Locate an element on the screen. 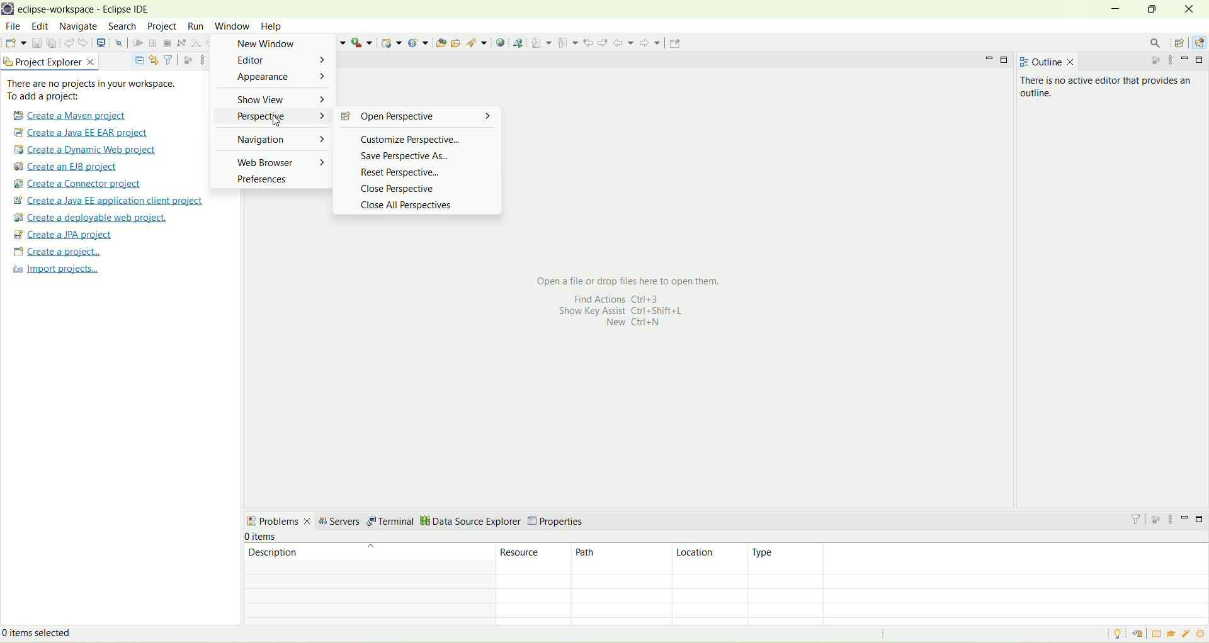  resource is located at coordinates (535, 558).